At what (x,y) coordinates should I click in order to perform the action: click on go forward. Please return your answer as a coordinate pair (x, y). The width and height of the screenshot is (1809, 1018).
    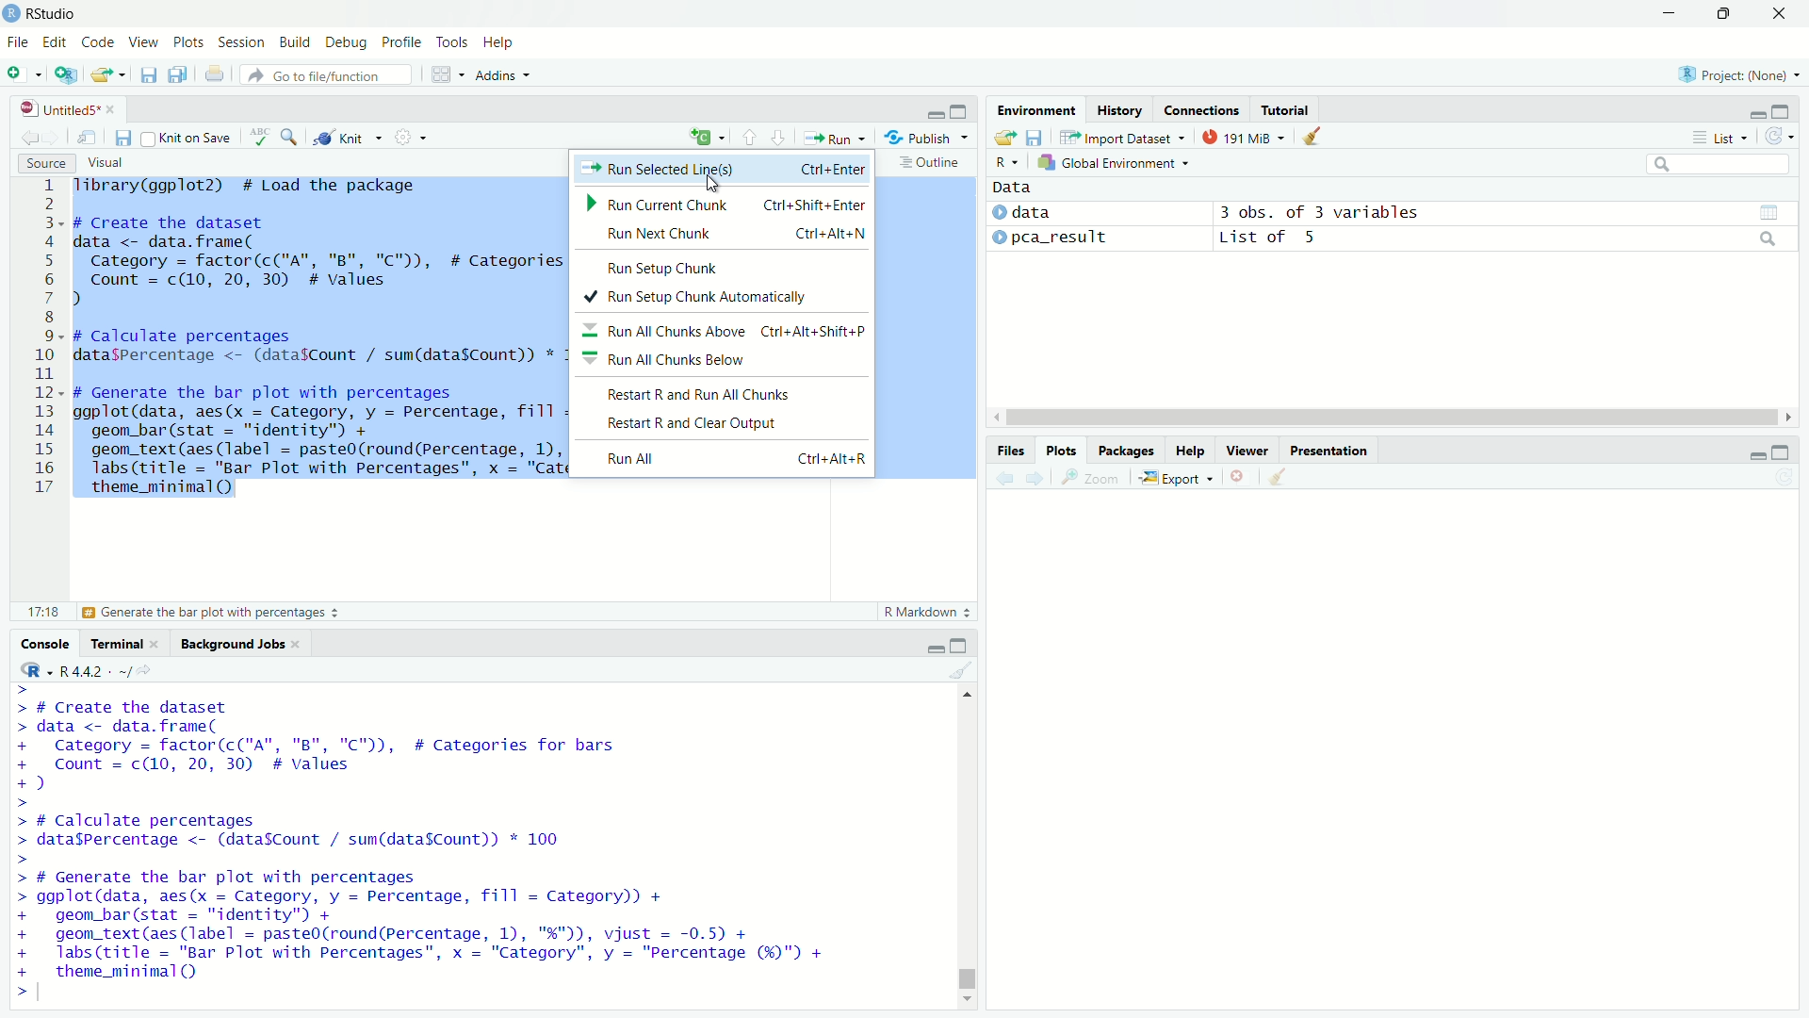
    Looking at the image, I should click on (54, 138).